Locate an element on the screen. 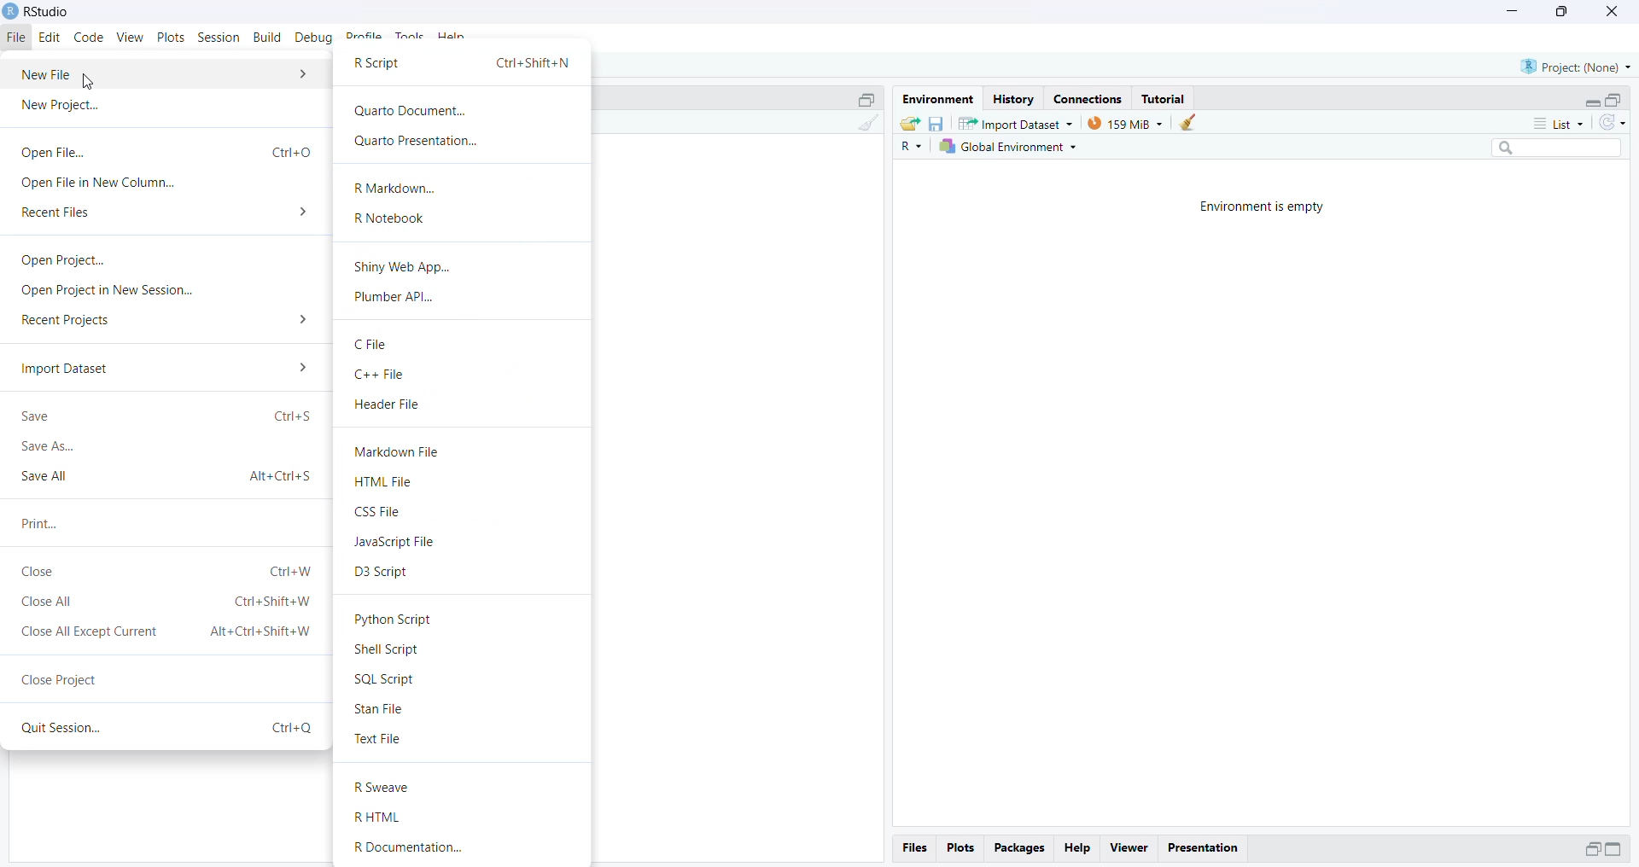 This screenshot has width=1639, height=867. Plumber API... is located at coordinates (399, 299).